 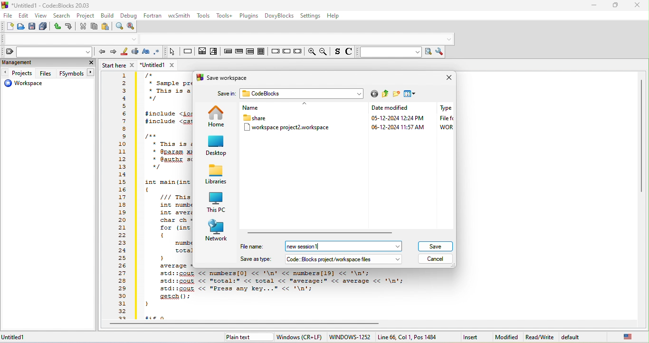 I want to click on insert, so click(x=471, y=337).